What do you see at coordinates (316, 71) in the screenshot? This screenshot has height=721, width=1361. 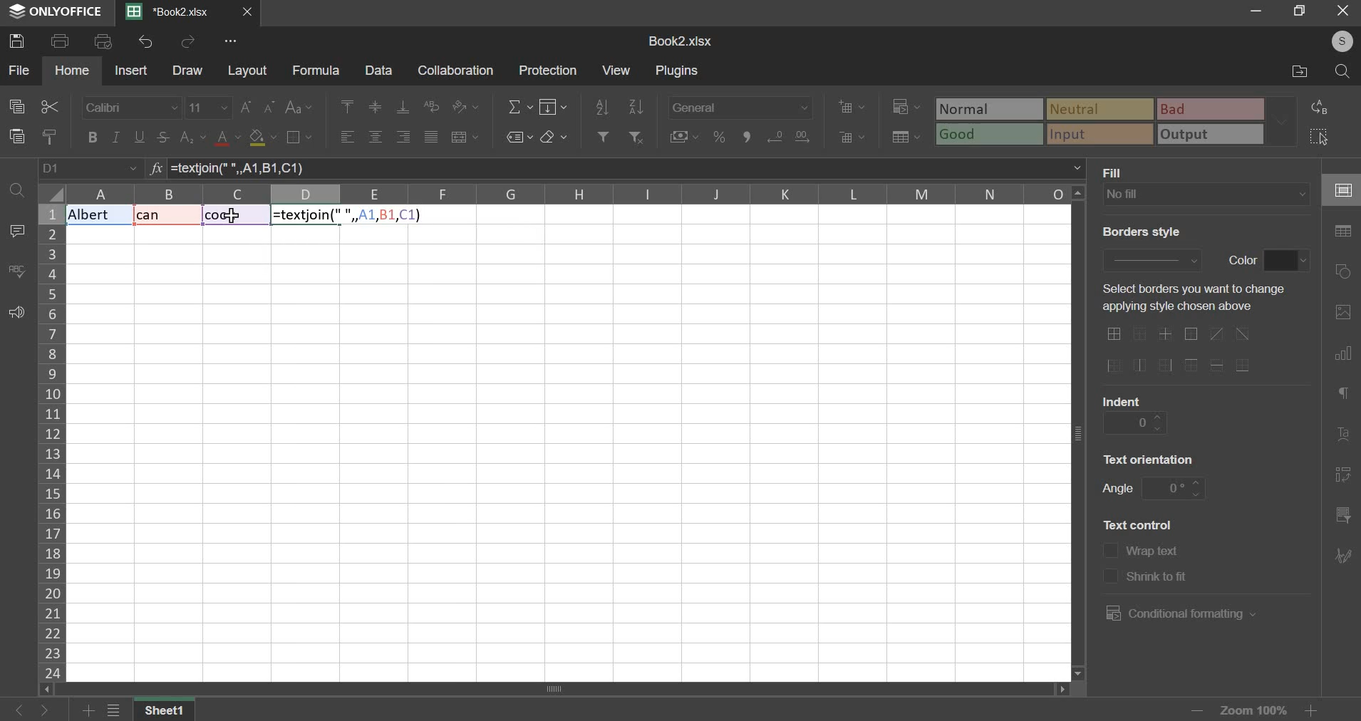 I see `formula` at bounding box center [316, 71].